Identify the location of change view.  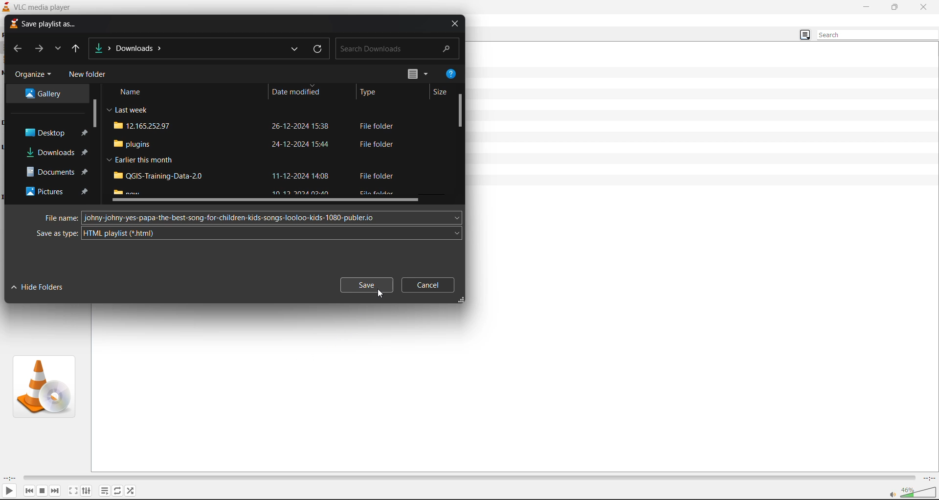
(803, 35).